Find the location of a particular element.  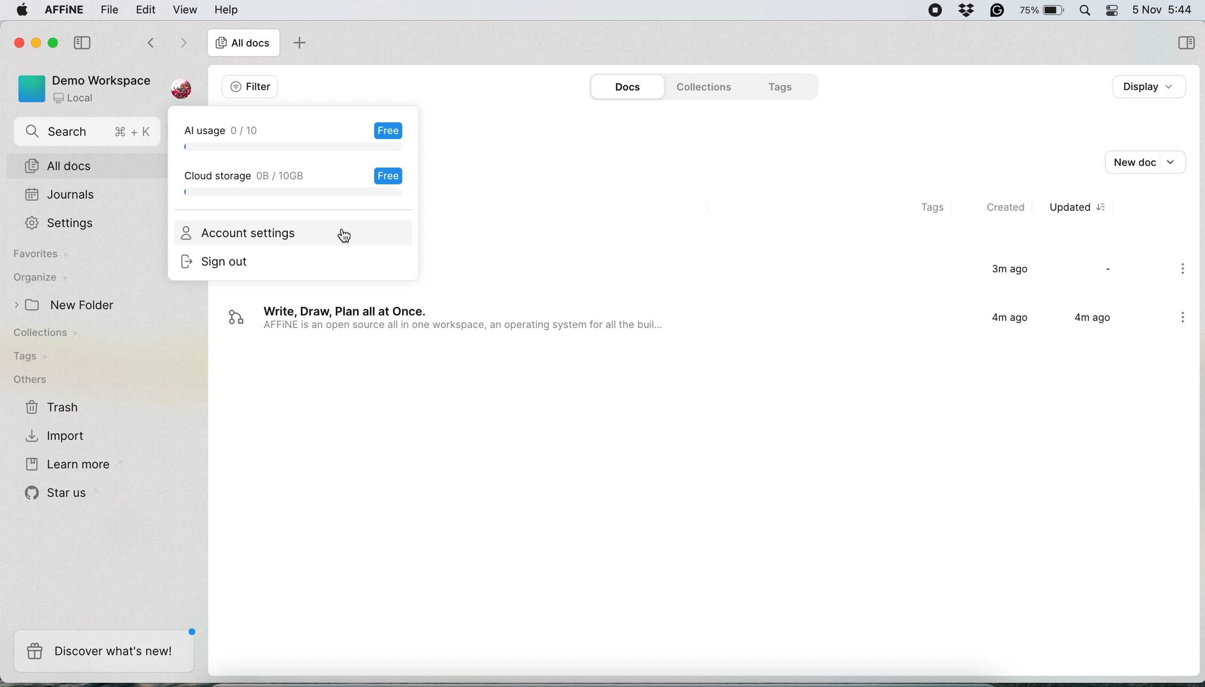

demo workspace is located at coordinates (81, 88).